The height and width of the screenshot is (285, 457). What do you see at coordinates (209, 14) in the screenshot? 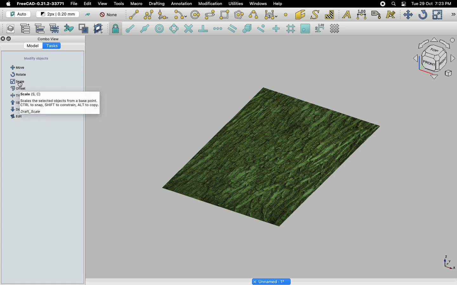
I see `Ellipse` at bounding box center [209, 14].